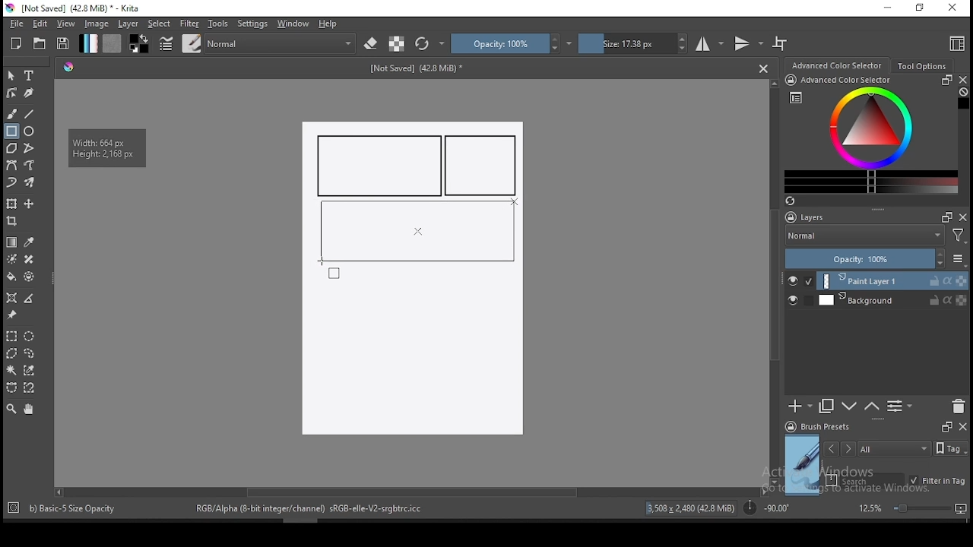 The width and height of the screenshot is (973, 547). Describe the element at coordinates (946, 426) in the screenshot. I see `Frames` at that location.